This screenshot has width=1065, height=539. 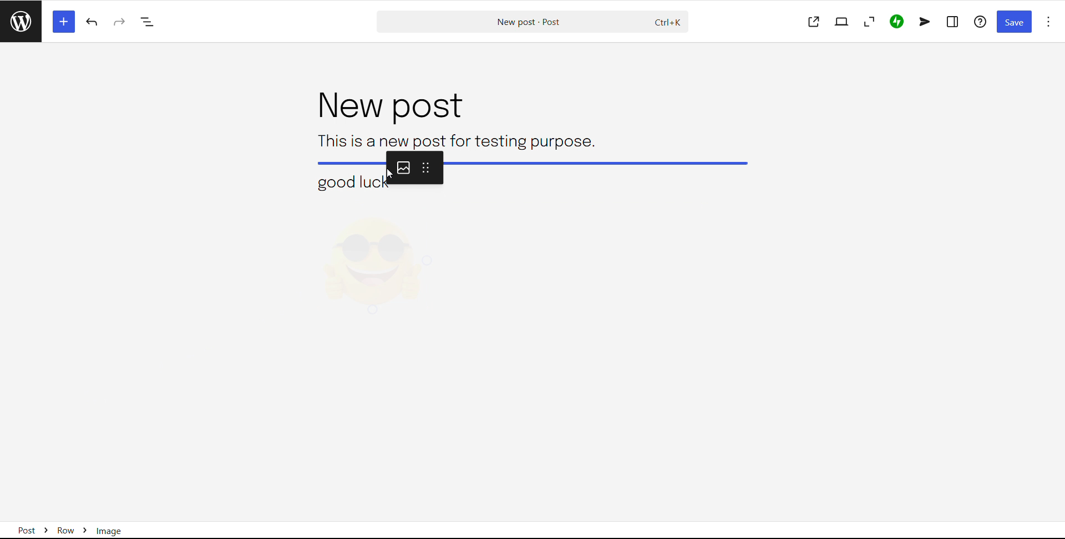 I want to click on settings, so click(x=953, y=22).